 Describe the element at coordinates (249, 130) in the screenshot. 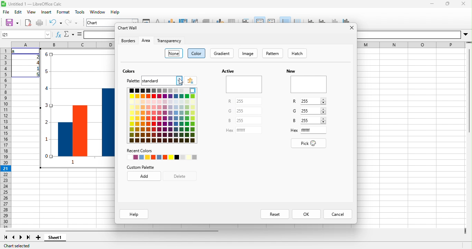

I see `Input for Hex` at that location.